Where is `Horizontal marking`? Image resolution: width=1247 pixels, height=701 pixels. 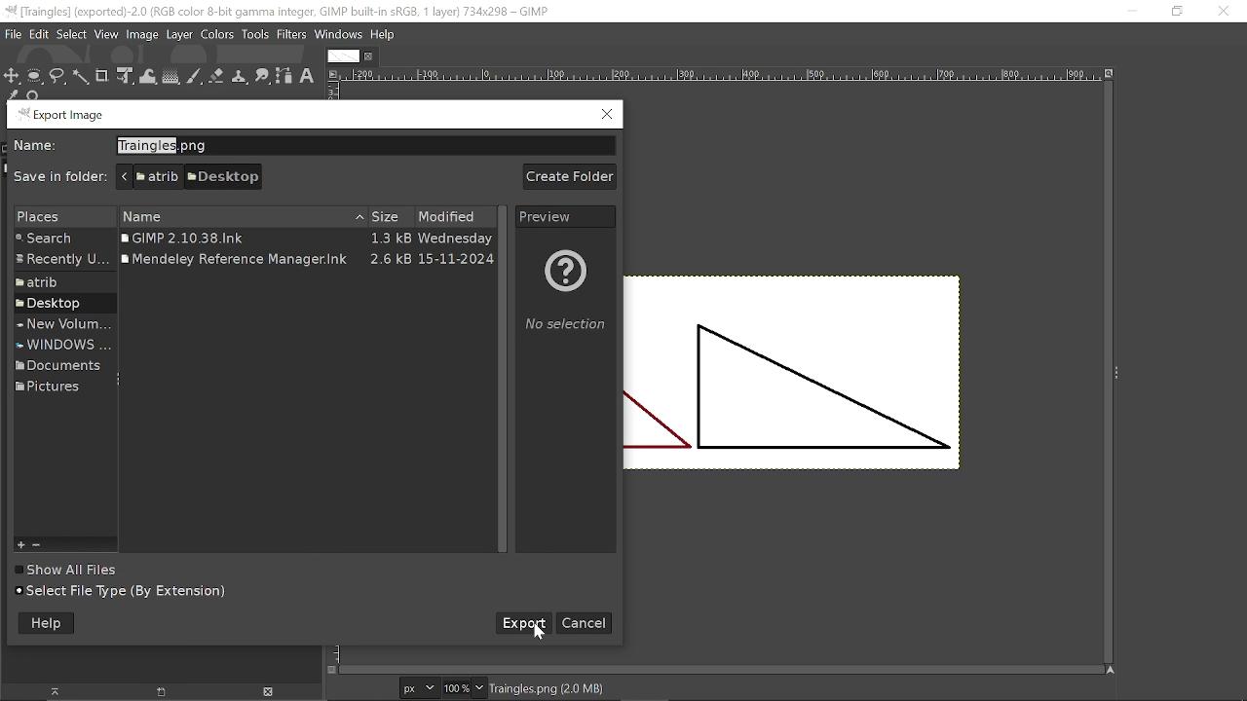
Horizontal marking is located at coordinates (719, 75).